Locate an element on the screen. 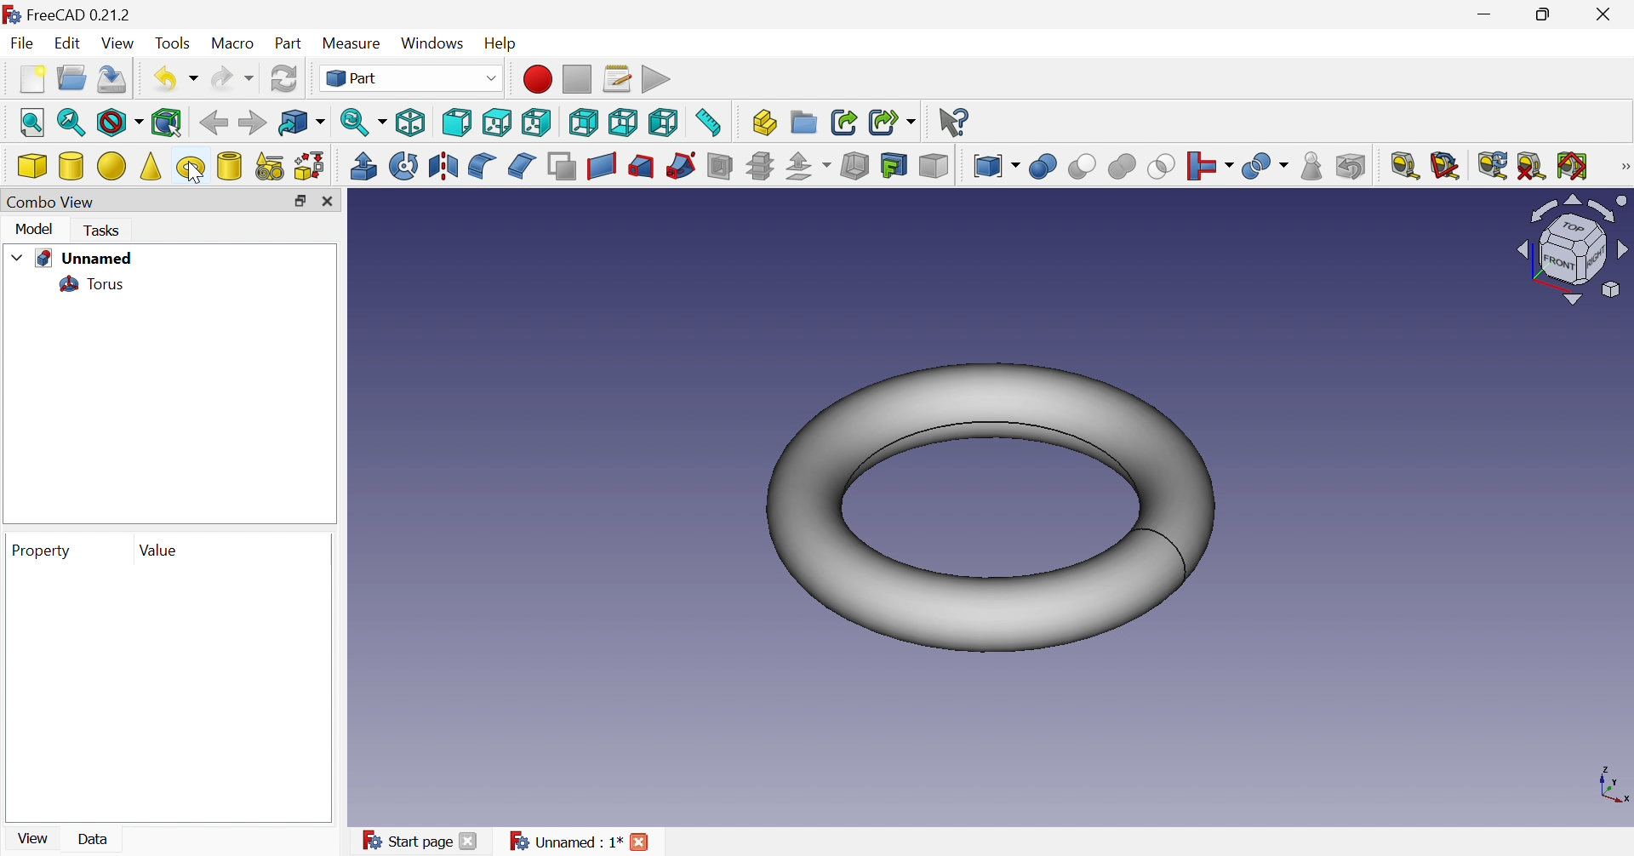 The width and height of the screenshot is (1634, 856). Defeaturing is located at coordinates (1349, 165).